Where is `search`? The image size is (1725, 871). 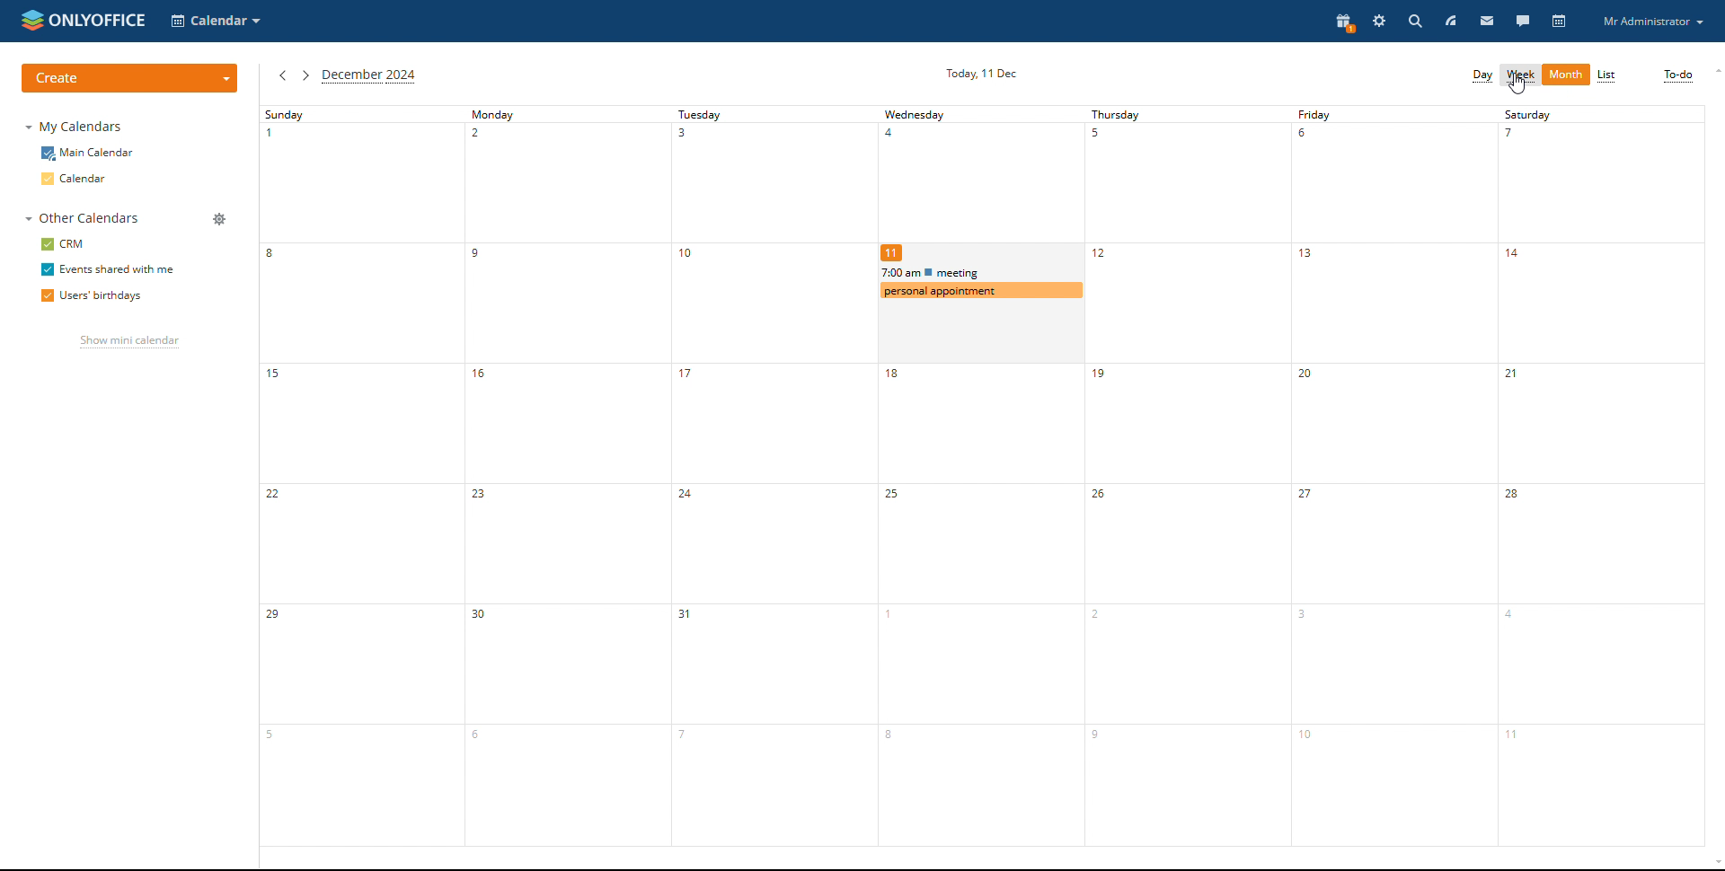
search is located at coordinates (1413, 21).